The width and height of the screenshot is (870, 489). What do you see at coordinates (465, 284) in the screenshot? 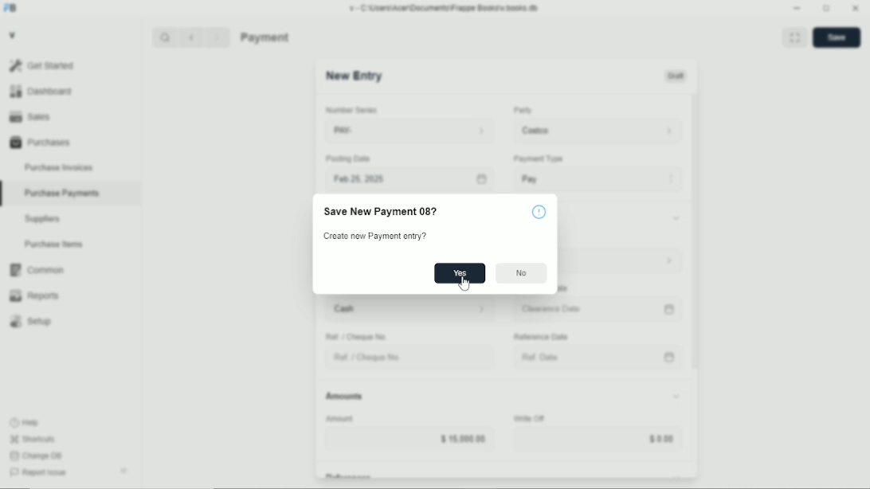
I see `cursor` at bounding box center [465, 284].